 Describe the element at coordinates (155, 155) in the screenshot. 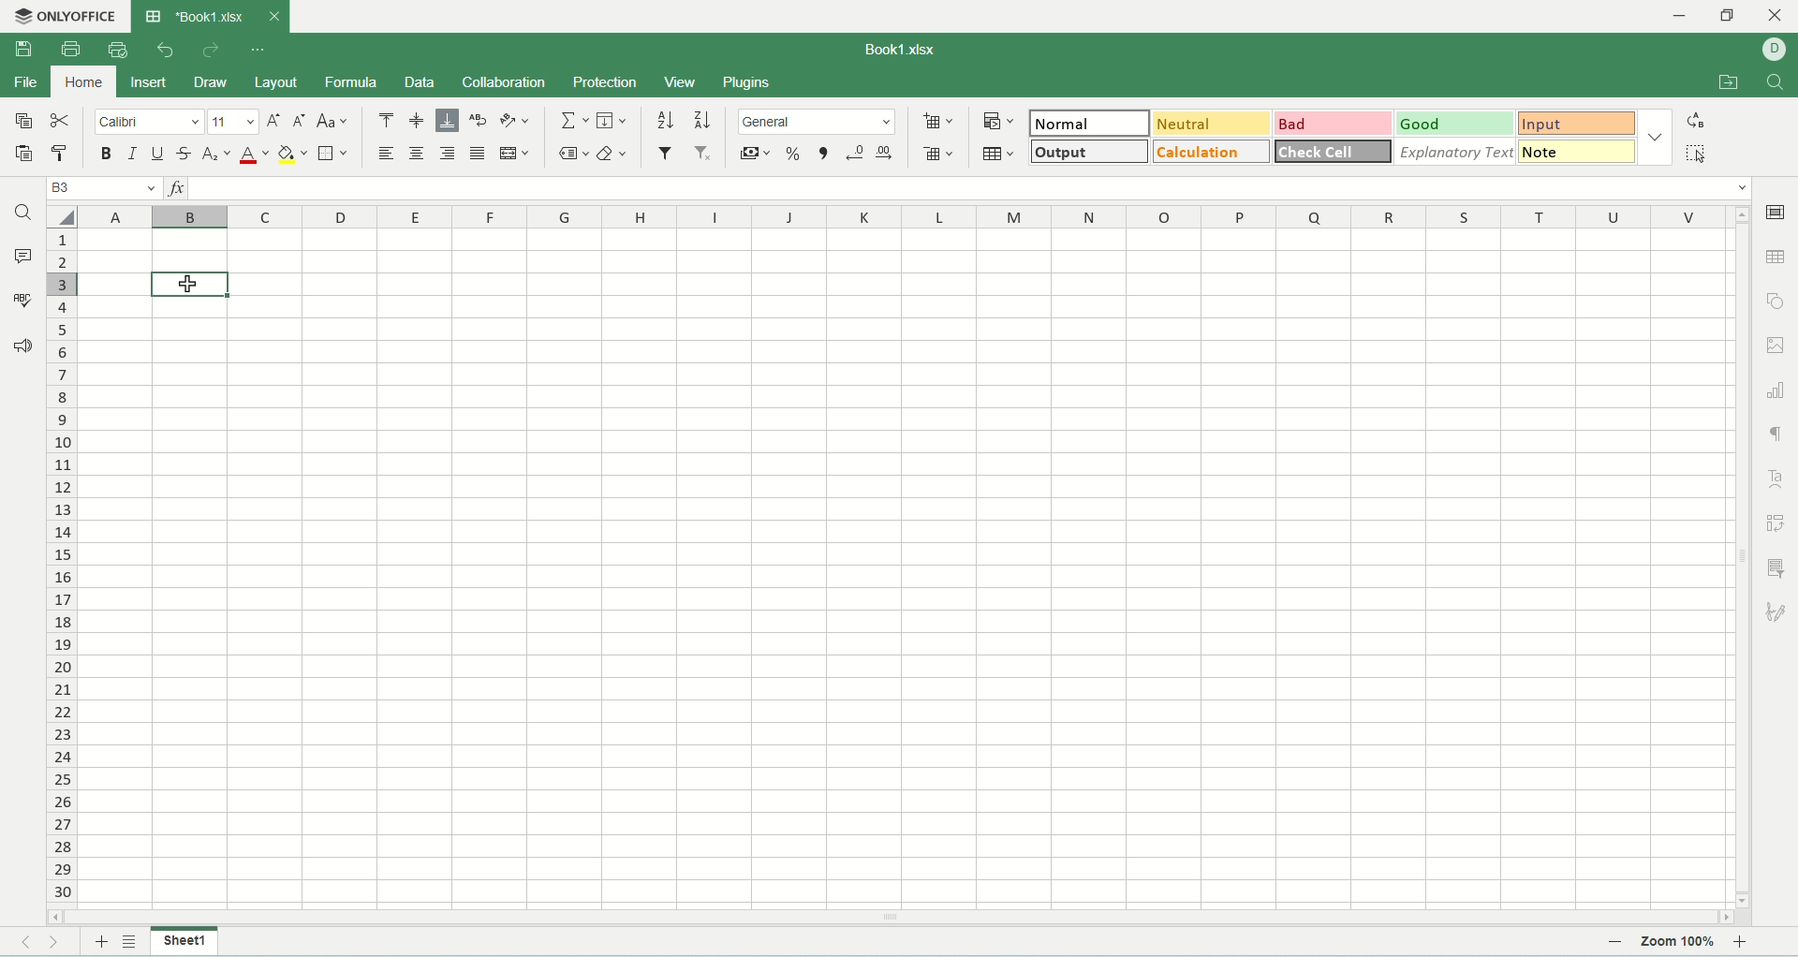

I see `underline` at that location.